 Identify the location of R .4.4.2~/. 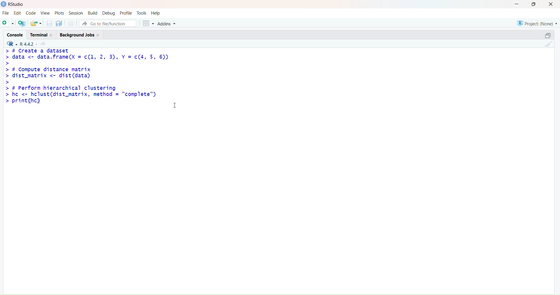
(28, 44).